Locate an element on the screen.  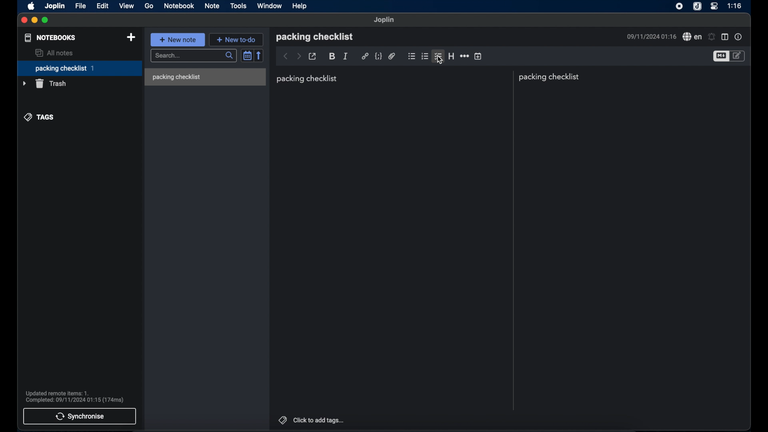
close is located at coordinates (24, 20).